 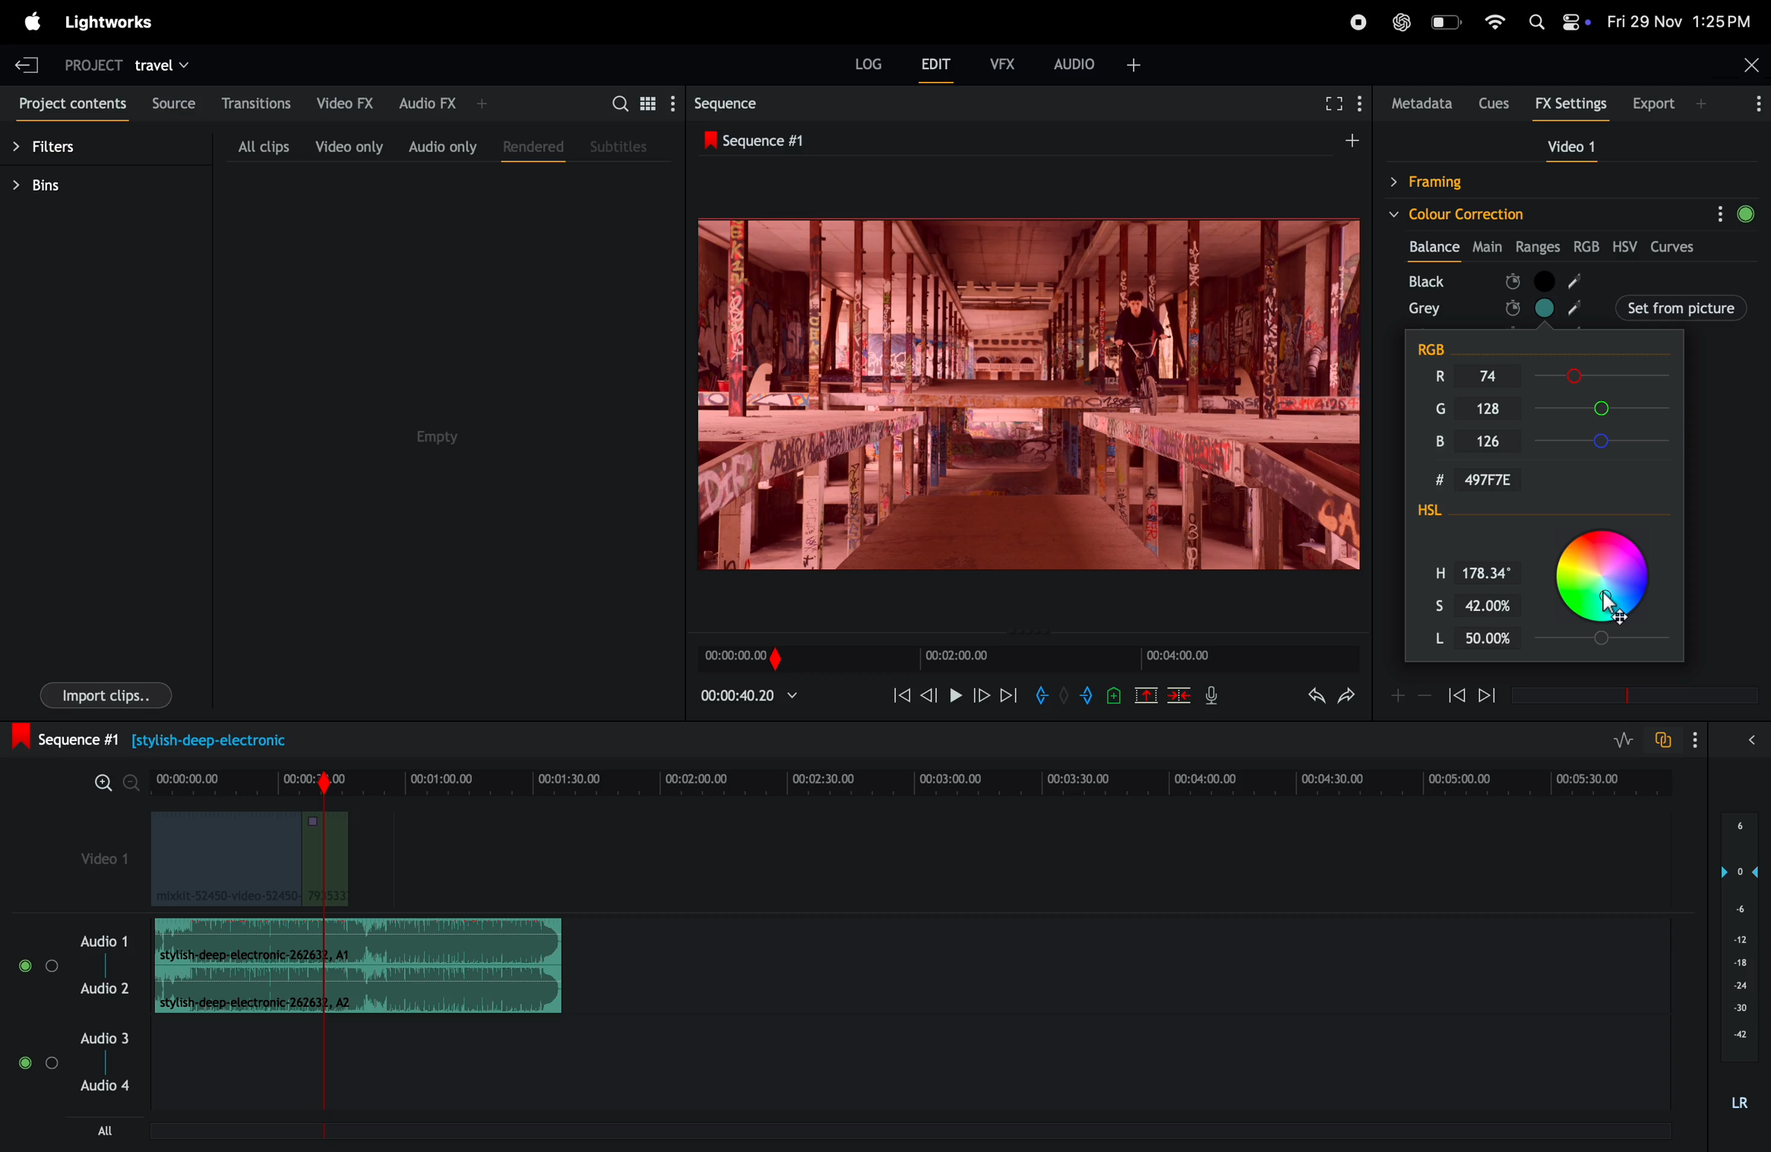 I want to click on video 1, so click(x=95, y=855).